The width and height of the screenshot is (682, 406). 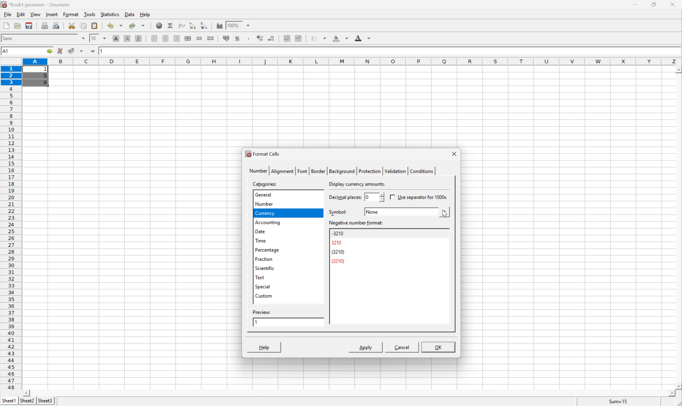 I want to click on italic, so click(x=128, y=38).